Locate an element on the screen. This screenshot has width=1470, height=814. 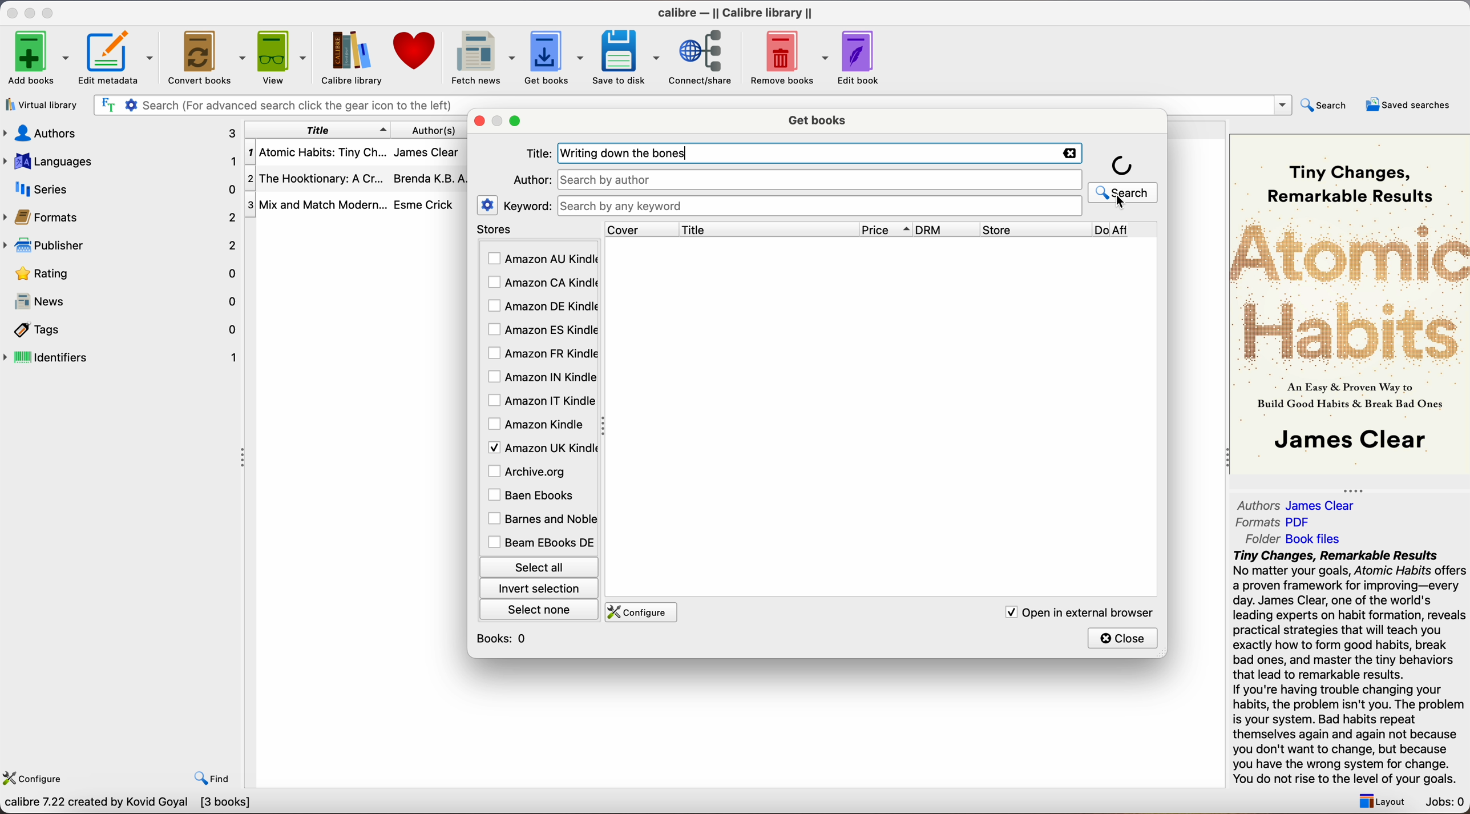
authors is located at coordinates (441, 130).